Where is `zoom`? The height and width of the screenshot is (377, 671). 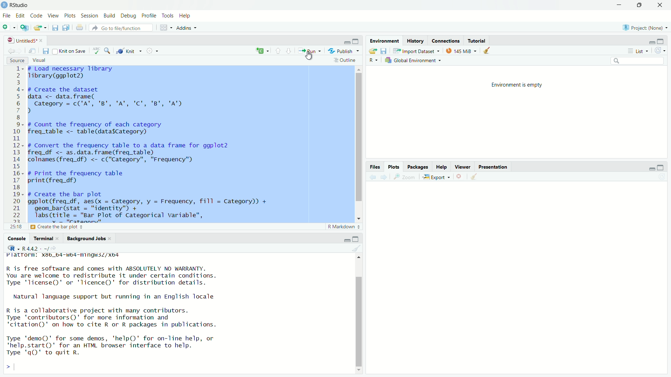 zoom is located at coordinates (405, 177).